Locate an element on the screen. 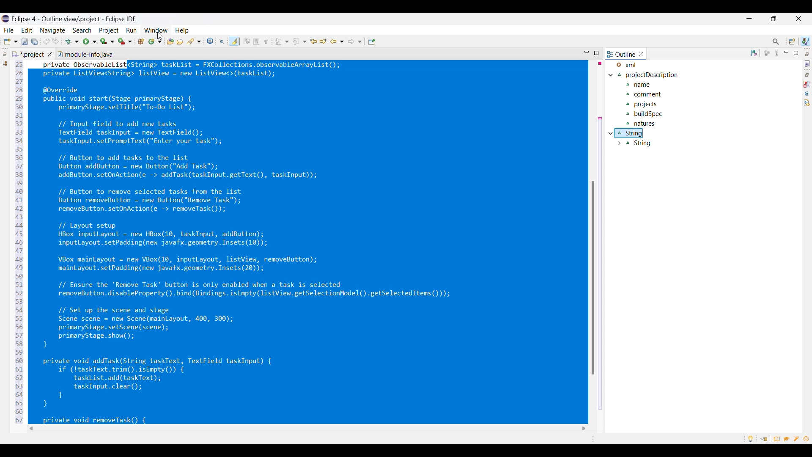  Horizontal slide bar is located at coordinates (307, 429).